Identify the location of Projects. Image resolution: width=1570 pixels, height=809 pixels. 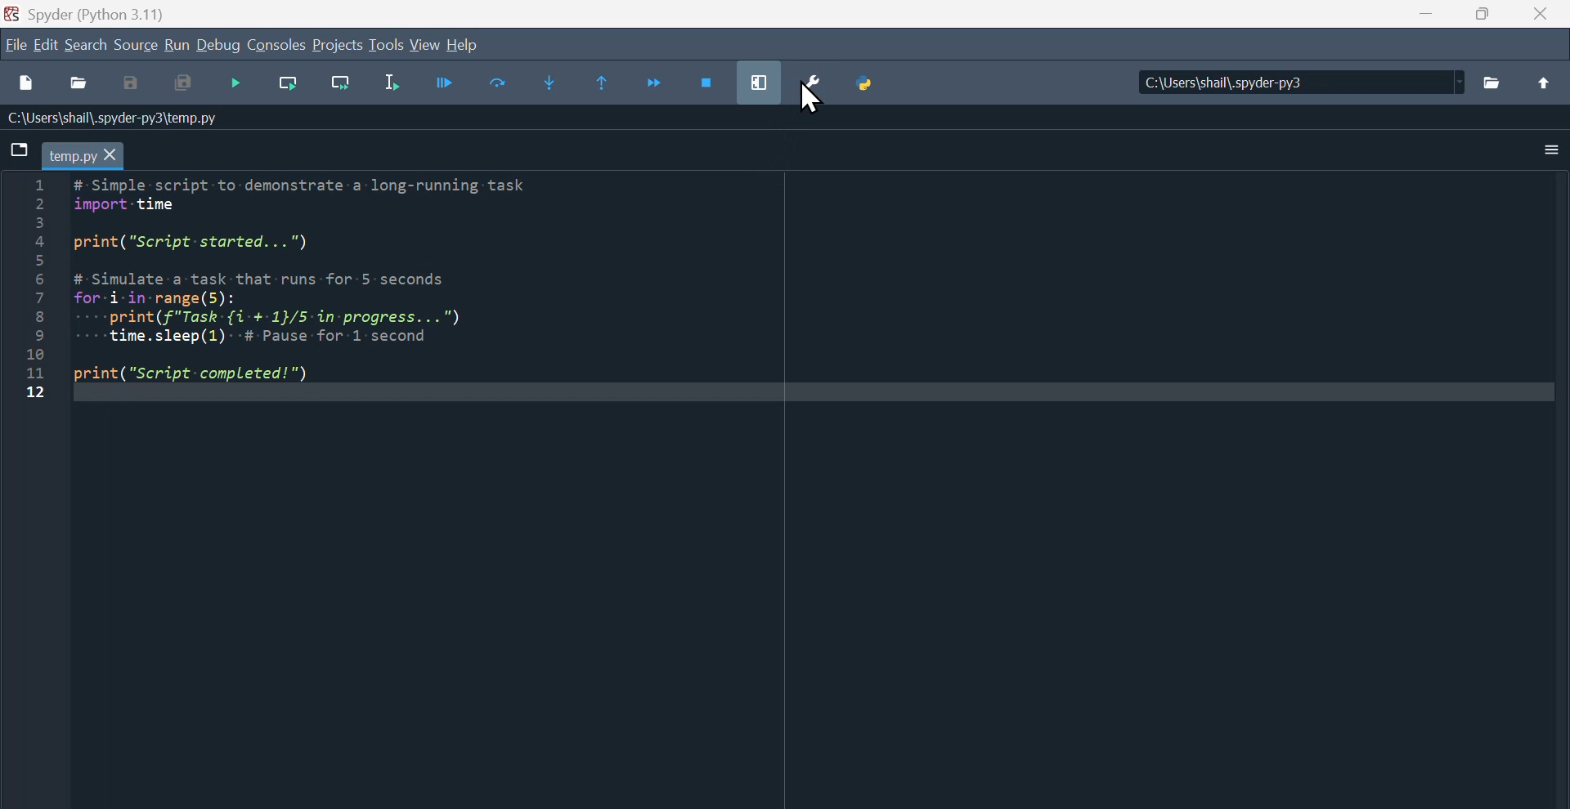
(336, 43).